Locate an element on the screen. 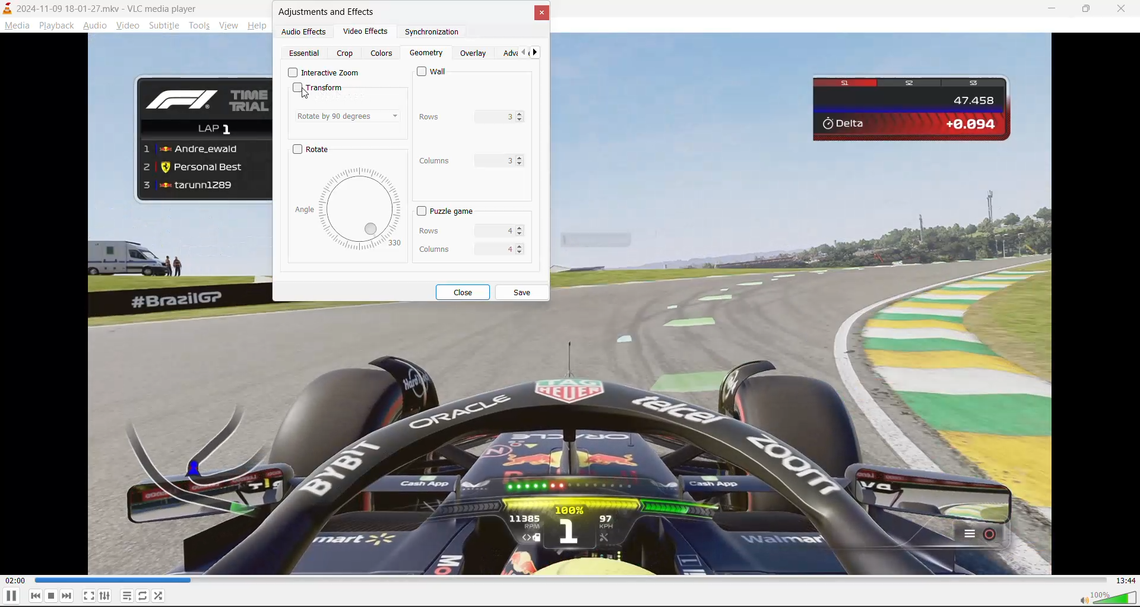 Image resolution: width=1140 pixels, height=607 pixels. audio effects is located at coordinates (305, 33).